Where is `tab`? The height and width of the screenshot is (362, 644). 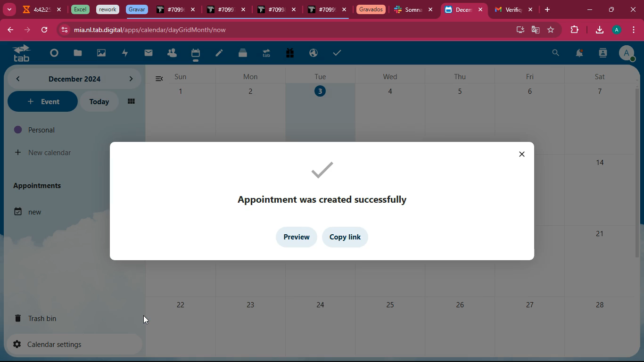
tab is located at coordinates (18, 53).